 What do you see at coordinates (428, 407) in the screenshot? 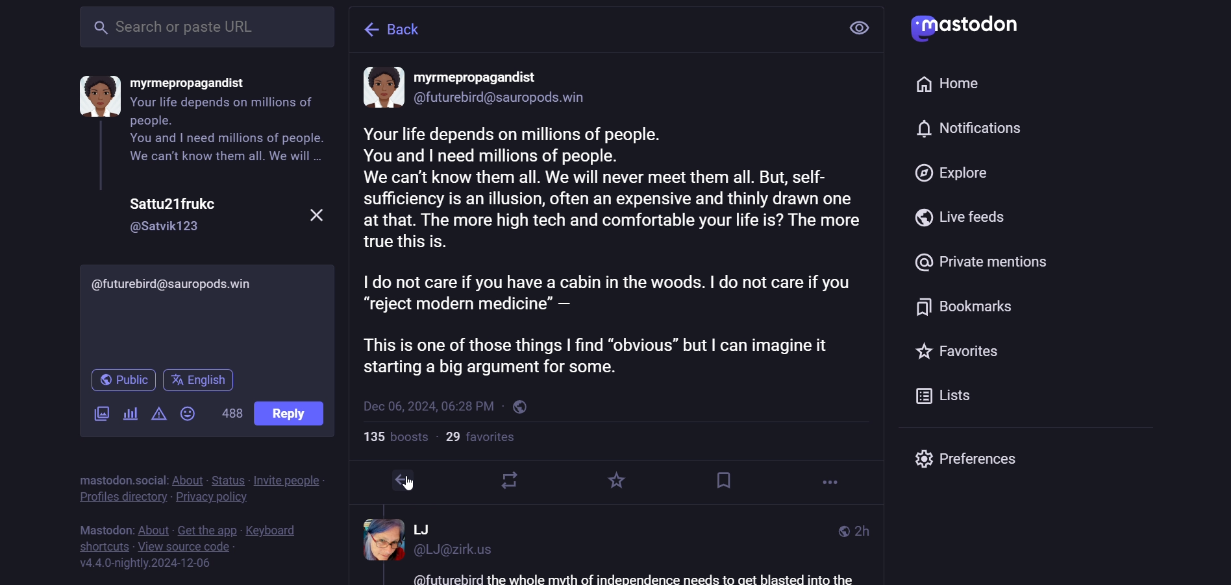
I see `last modified` at bounding box center [428, 407].